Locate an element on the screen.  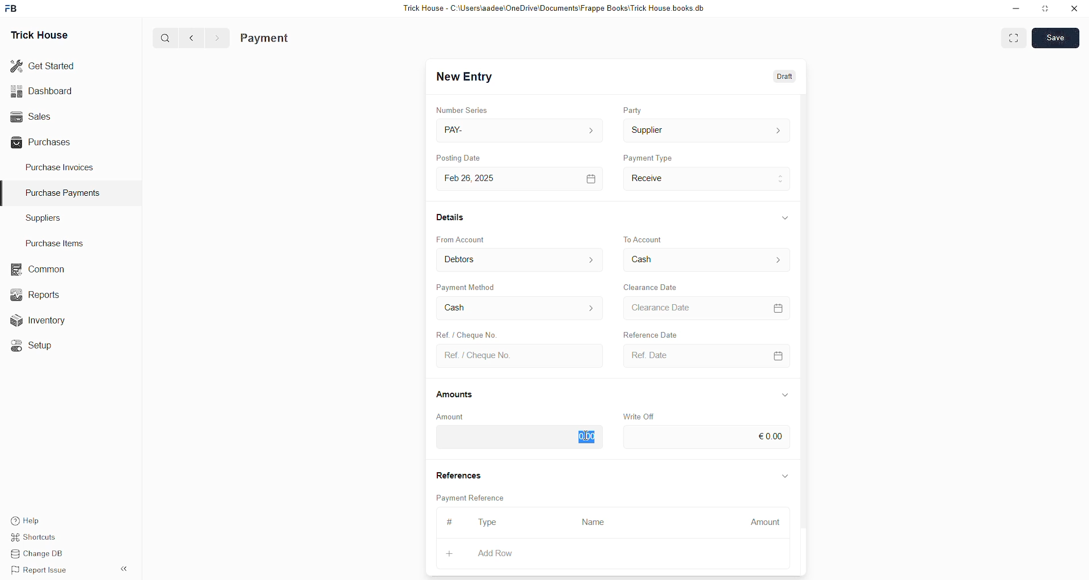
Party is located at coordinates (634, 111).